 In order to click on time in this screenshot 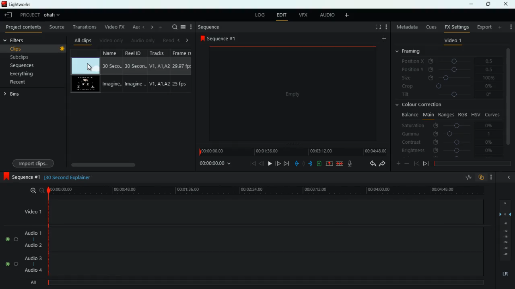, I will do `click(291, 152)`.